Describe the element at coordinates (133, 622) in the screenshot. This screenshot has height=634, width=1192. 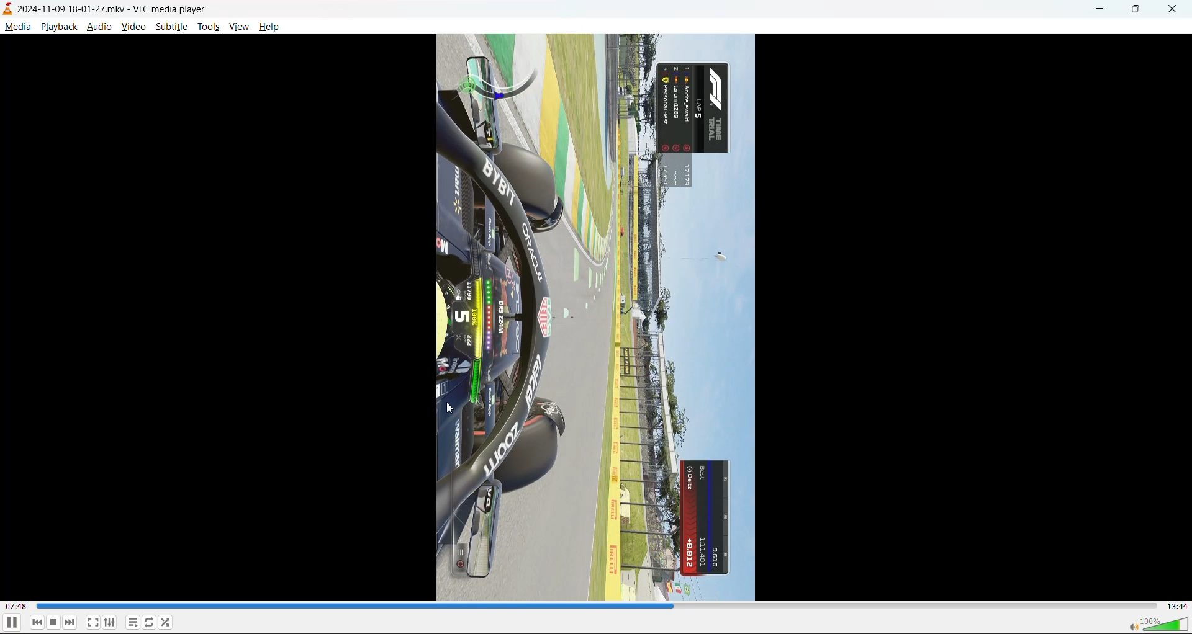
I see `playlist` at that location.